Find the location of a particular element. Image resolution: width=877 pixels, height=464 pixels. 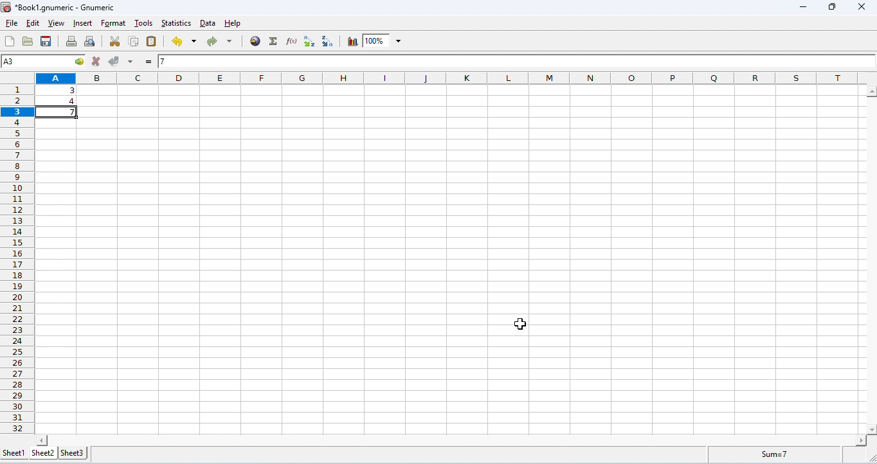

print preview is located at coordinates (90, 42).